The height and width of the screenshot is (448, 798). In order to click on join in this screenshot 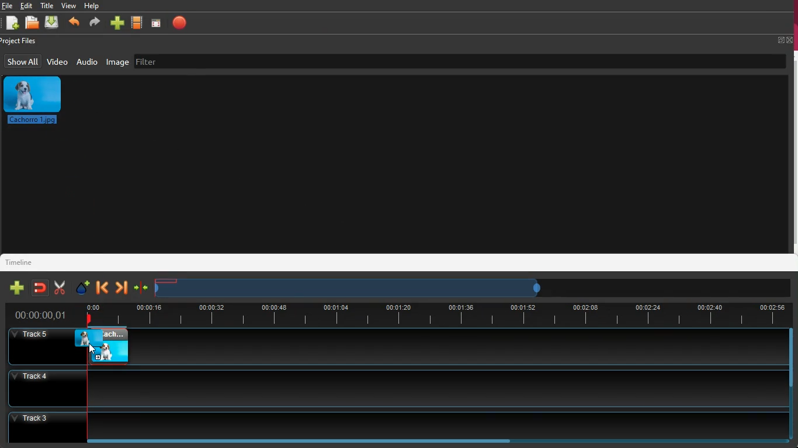, I will do `click(141, 288)`.